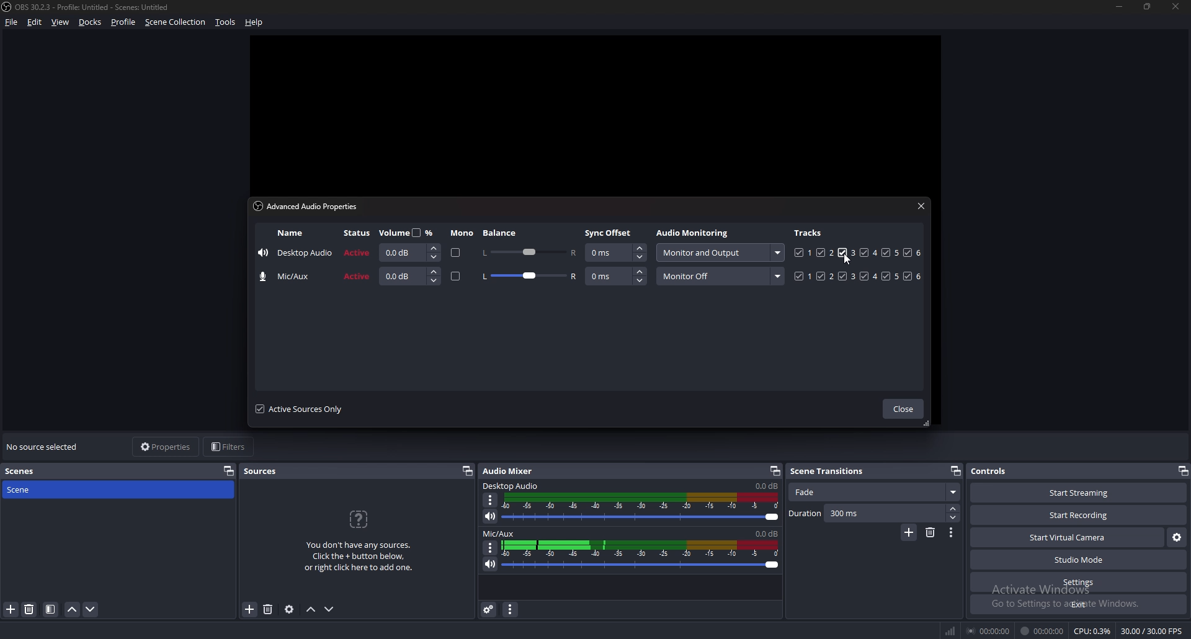  Describe the element at coordinates (765, 533) in the screenshot. I see `mic/aux sound` at that location.